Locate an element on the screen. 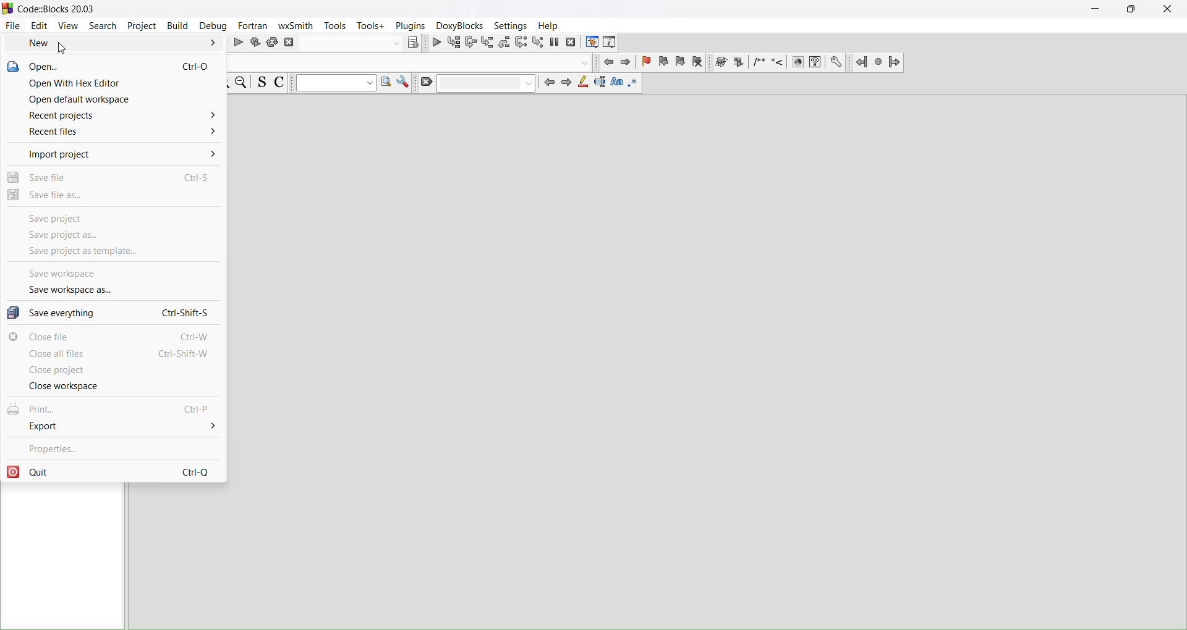 Image resolution: width=1187 pixels, height=630 pixels. export is located at coordinates (115, 426).